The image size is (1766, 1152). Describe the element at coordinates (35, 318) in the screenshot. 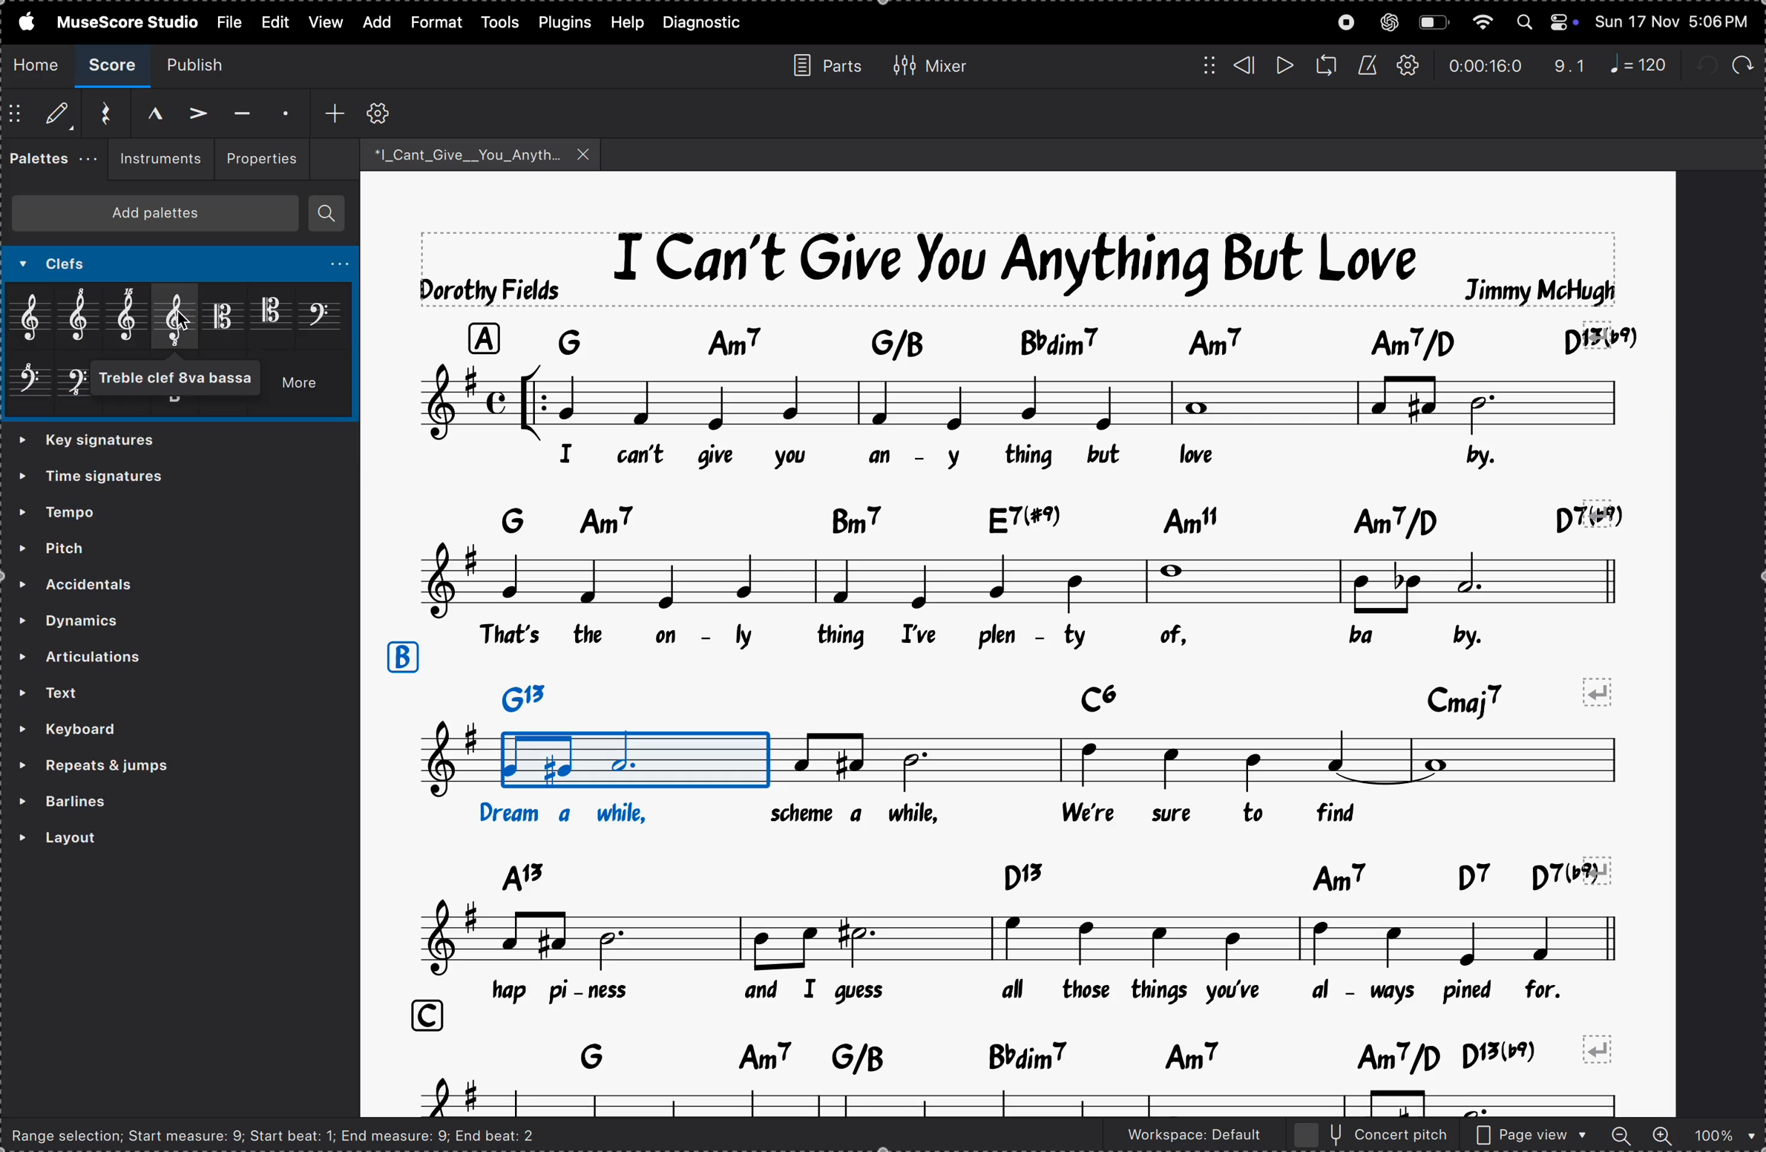

I see `treble clef ` at that location.